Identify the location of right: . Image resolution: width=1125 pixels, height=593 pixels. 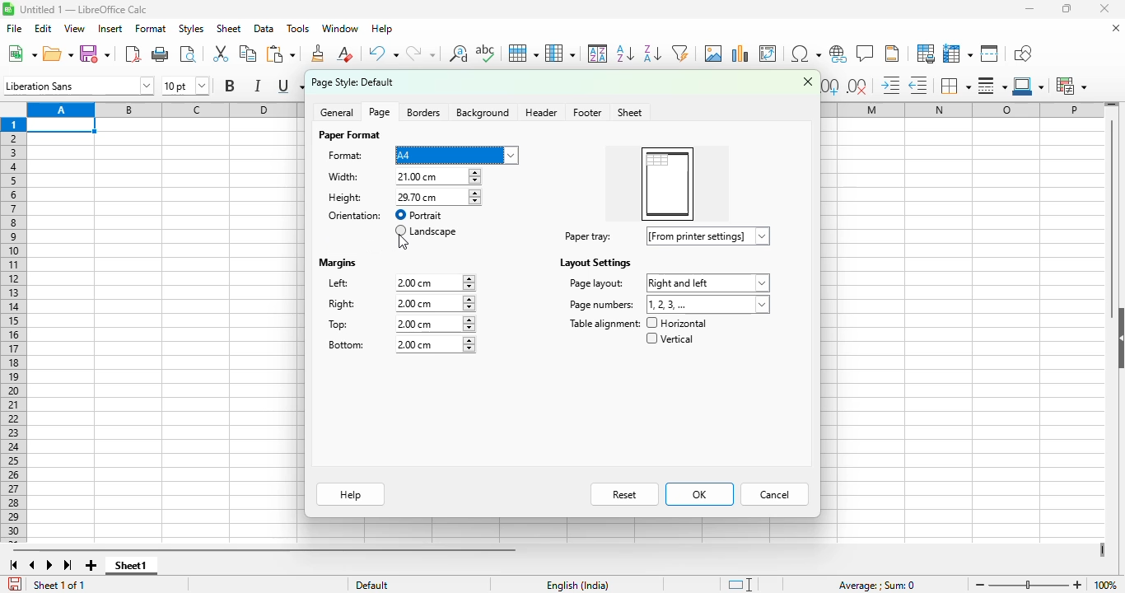
(343, 304).